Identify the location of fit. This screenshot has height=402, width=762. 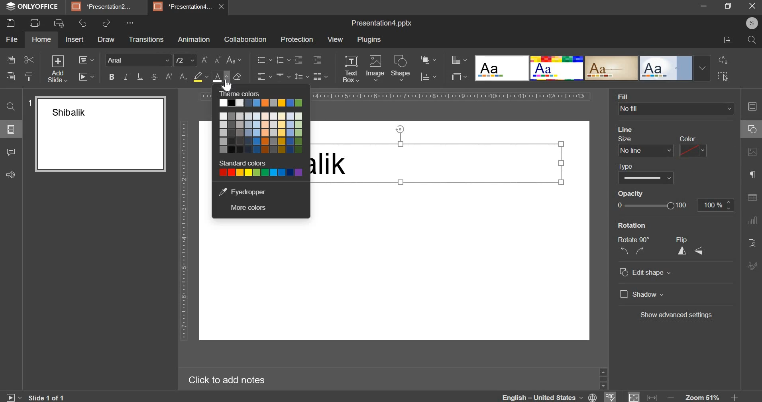
(634, 396).